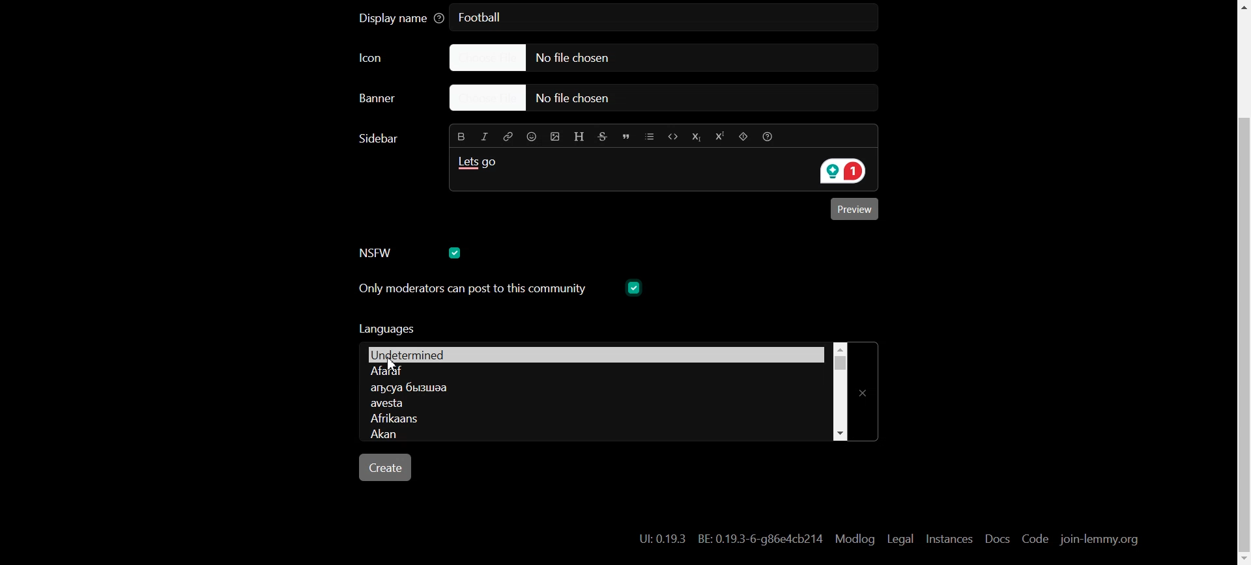 The image size is (1251, 565). Describe the element at coordinates (508, 136) in the screenshot. I see `Hyperlink` at that location.